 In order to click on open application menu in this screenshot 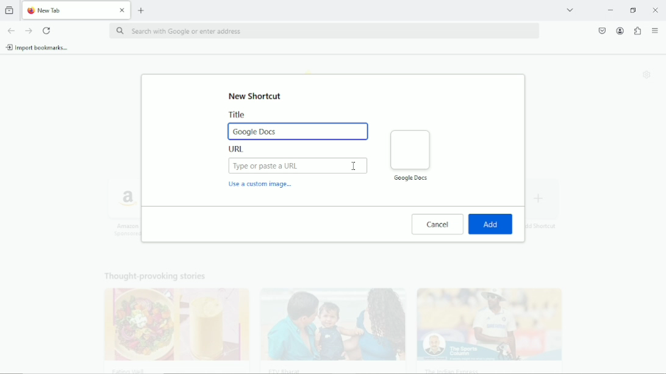, I will do `click(655, 31)`.